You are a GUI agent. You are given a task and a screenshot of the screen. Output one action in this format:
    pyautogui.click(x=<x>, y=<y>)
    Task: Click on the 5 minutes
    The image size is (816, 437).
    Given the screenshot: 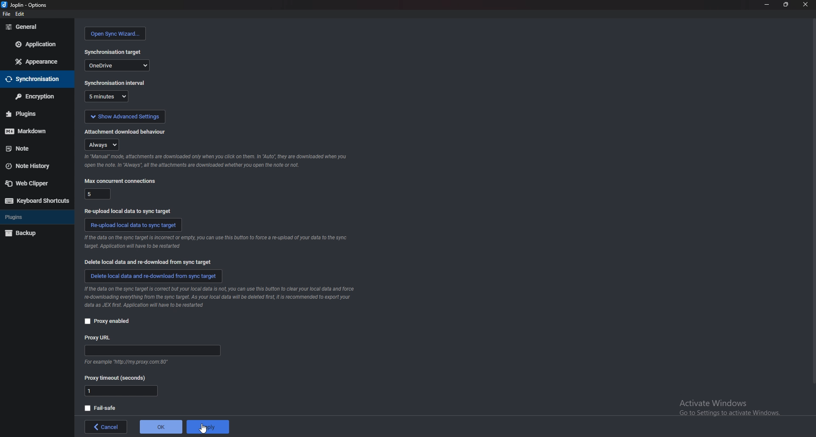 What is the action you would take?
    pyautogui.click(x=106, y=96)
    